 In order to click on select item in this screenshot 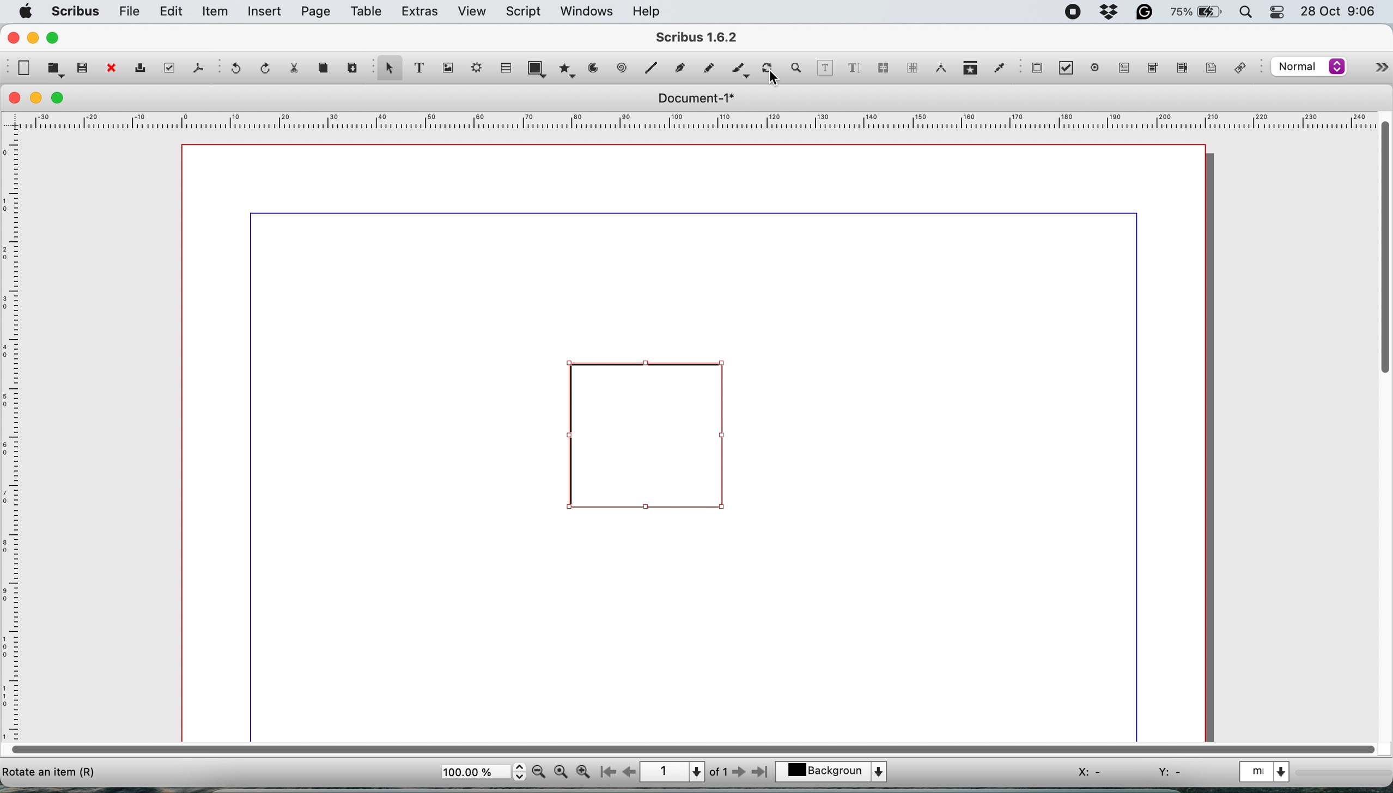, I will do `click(390, 71)`.